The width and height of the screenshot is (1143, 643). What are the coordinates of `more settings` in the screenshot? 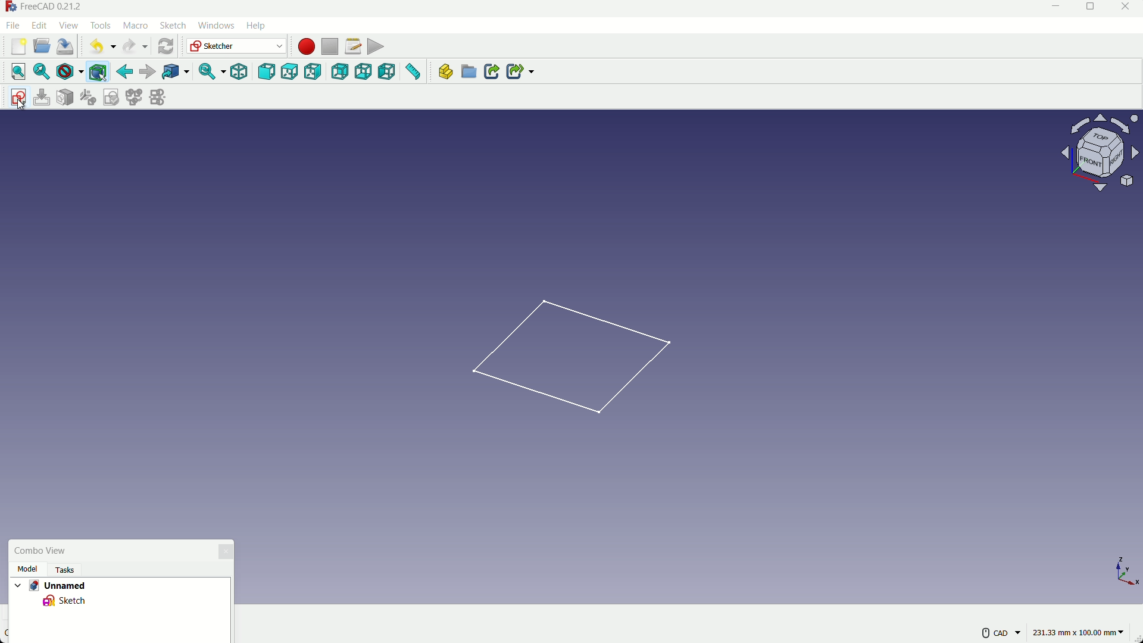 It's located at (1001, 633).